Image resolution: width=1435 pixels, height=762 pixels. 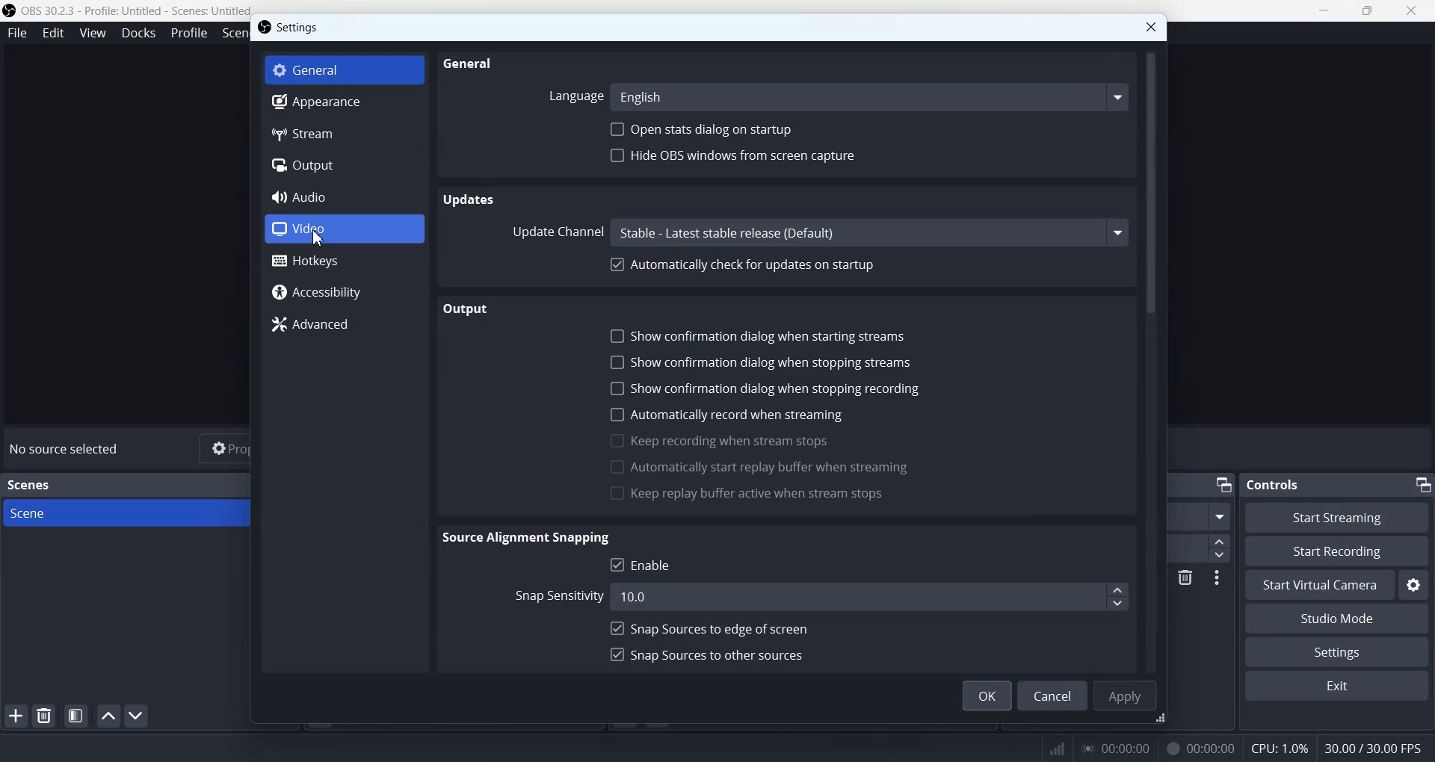 I want to click on General, so click(x=467, y=64).